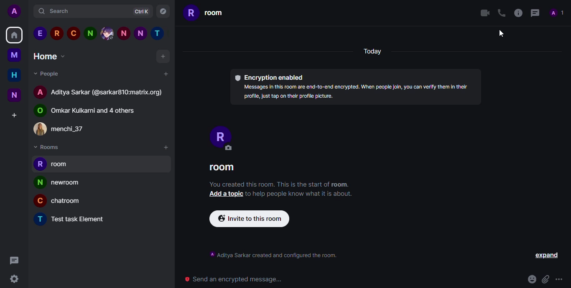 Image resolution: width=571 pixels, height=288 pixels. What do you see at coordinates (163, 11) in the screenshot?
I see `Explore rooms` at bounding box center [163, 11].